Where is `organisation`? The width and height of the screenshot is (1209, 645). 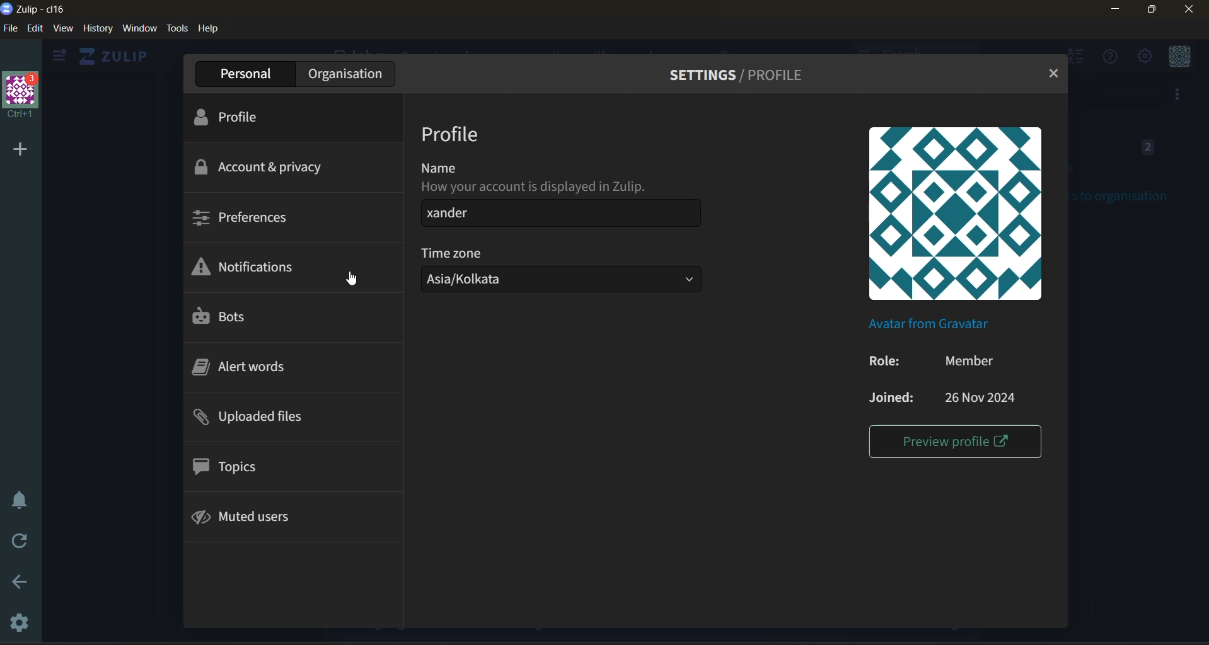 organisation is located at coordinates (345, 74).